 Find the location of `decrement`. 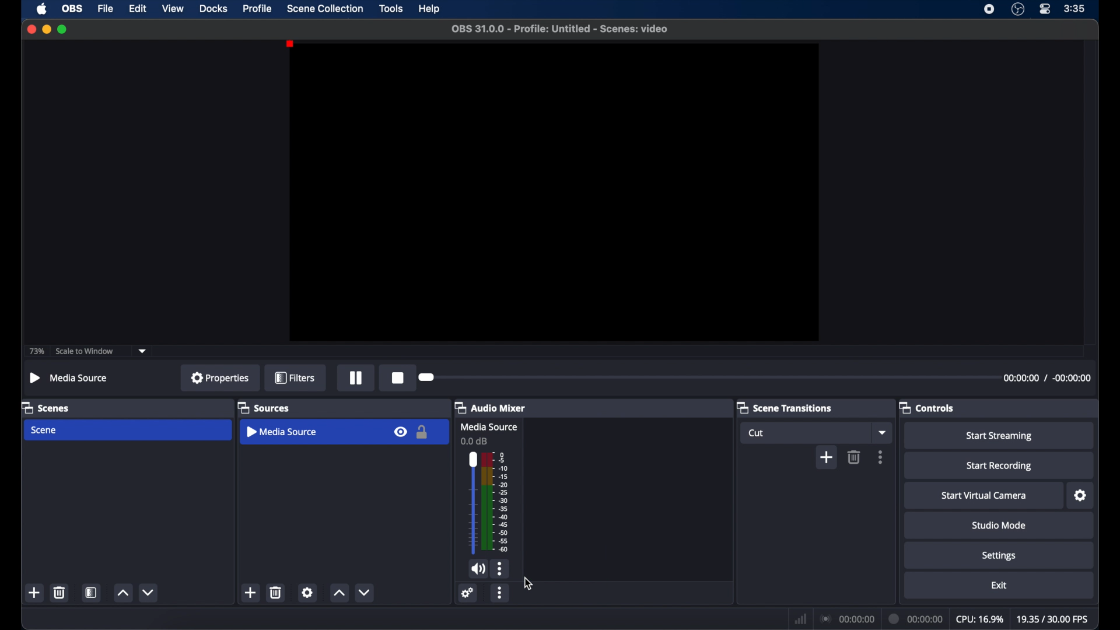

decrement is located at coordinates (365, 592).